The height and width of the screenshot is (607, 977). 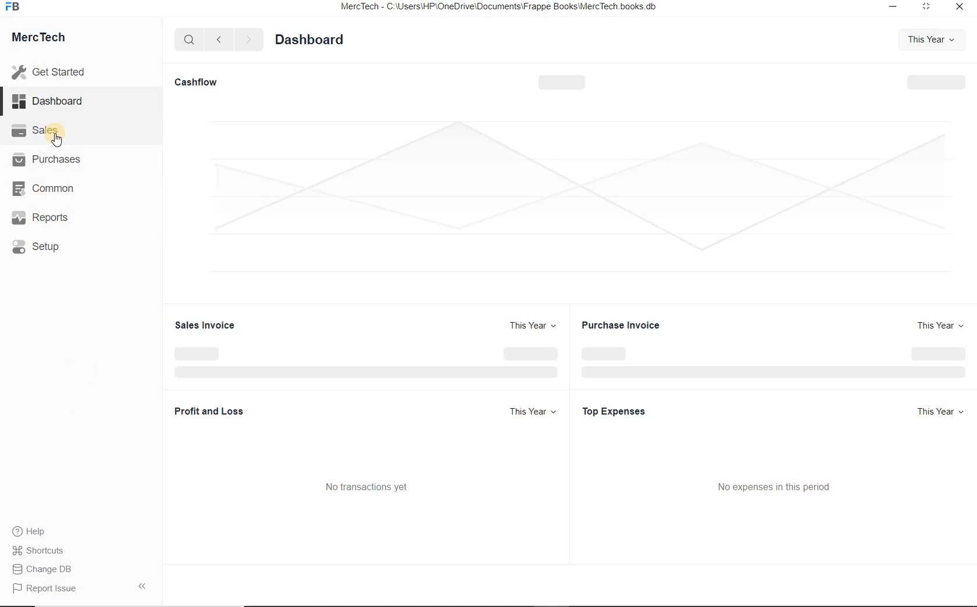 What do you see at coordinates (961, 8) in the screenshot?
I see `Close` at bounding box center [961, 8].